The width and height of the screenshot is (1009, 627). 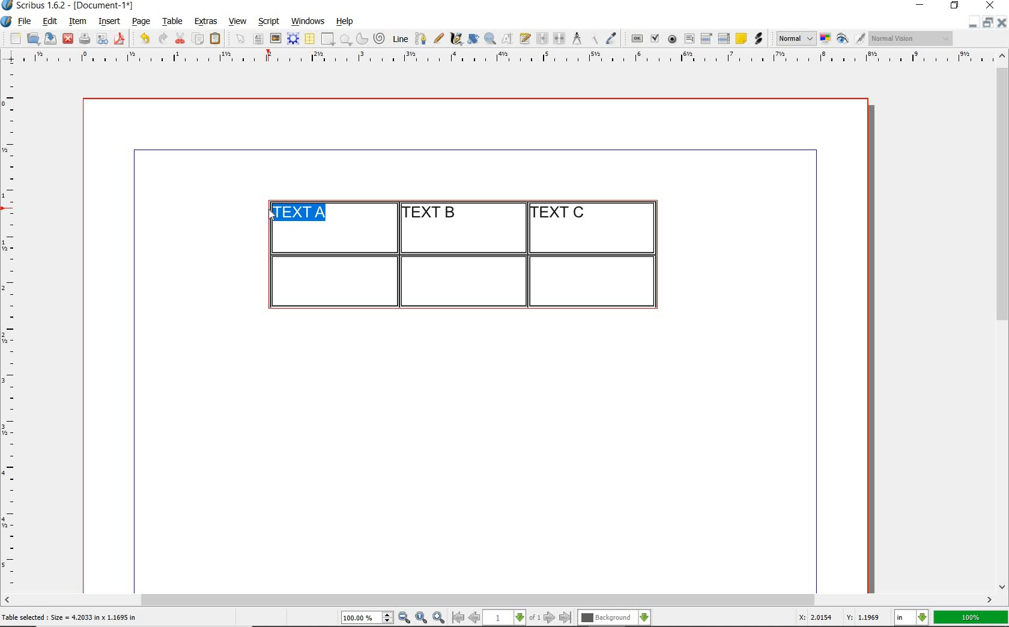 I want to click on line, so click(x=399, y=38).